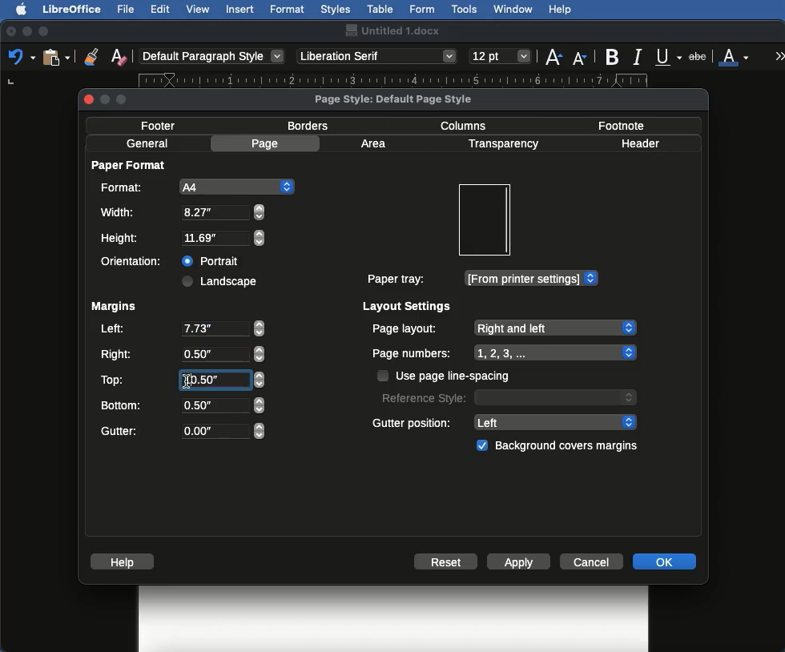  Describe the element at coordinates (127, 9) in the screenshot. I see `File` at that location.